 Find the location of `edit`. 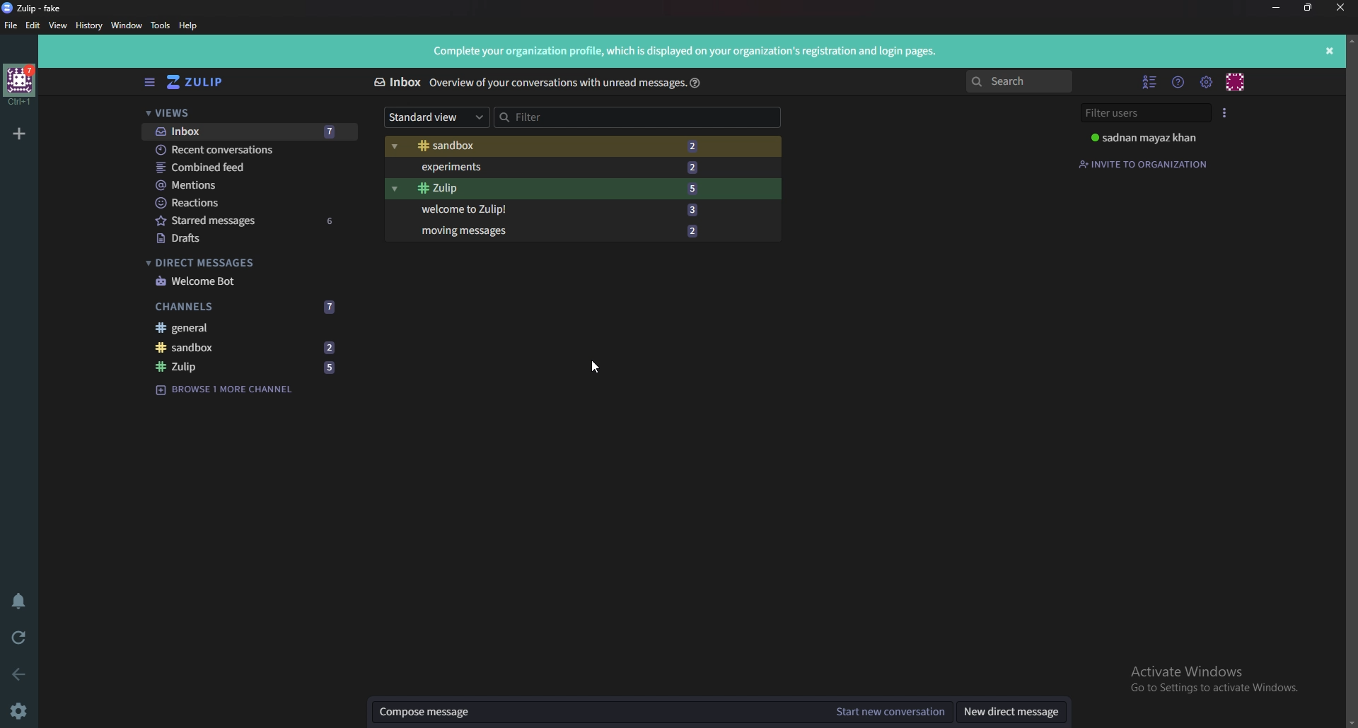

edit is located at coordinates (33, 26).